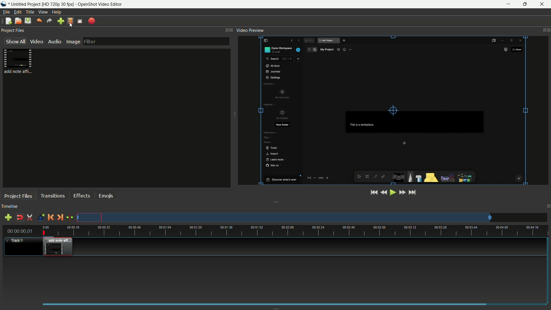 This screenshot has width=551, height=310. Describe the element at coordinates (50, 21) in the screenshot. I see `redo` at that location.